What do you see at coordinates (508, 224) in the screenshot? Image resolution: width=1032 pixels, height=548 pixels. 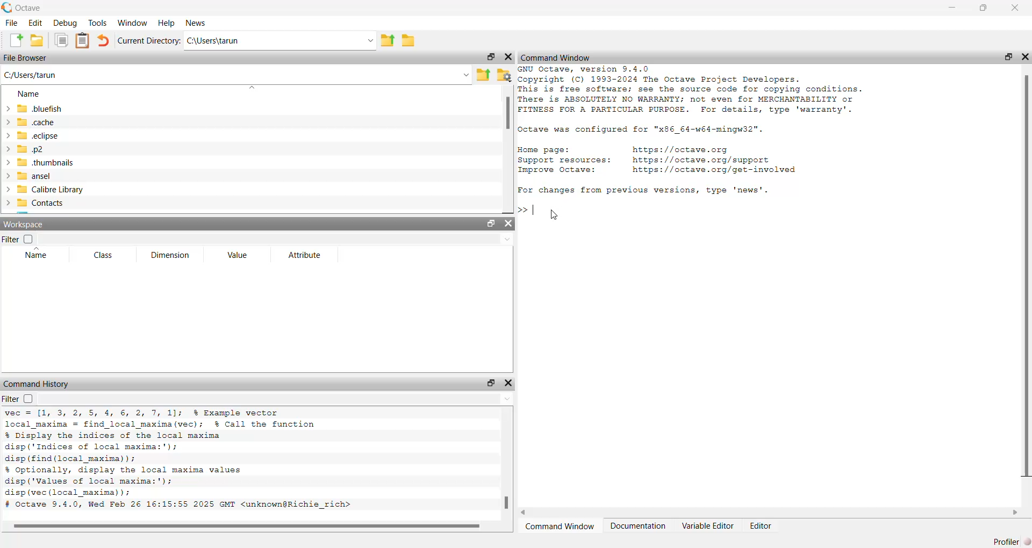 I see `Hide Widget` at bounding box center [508, 224].